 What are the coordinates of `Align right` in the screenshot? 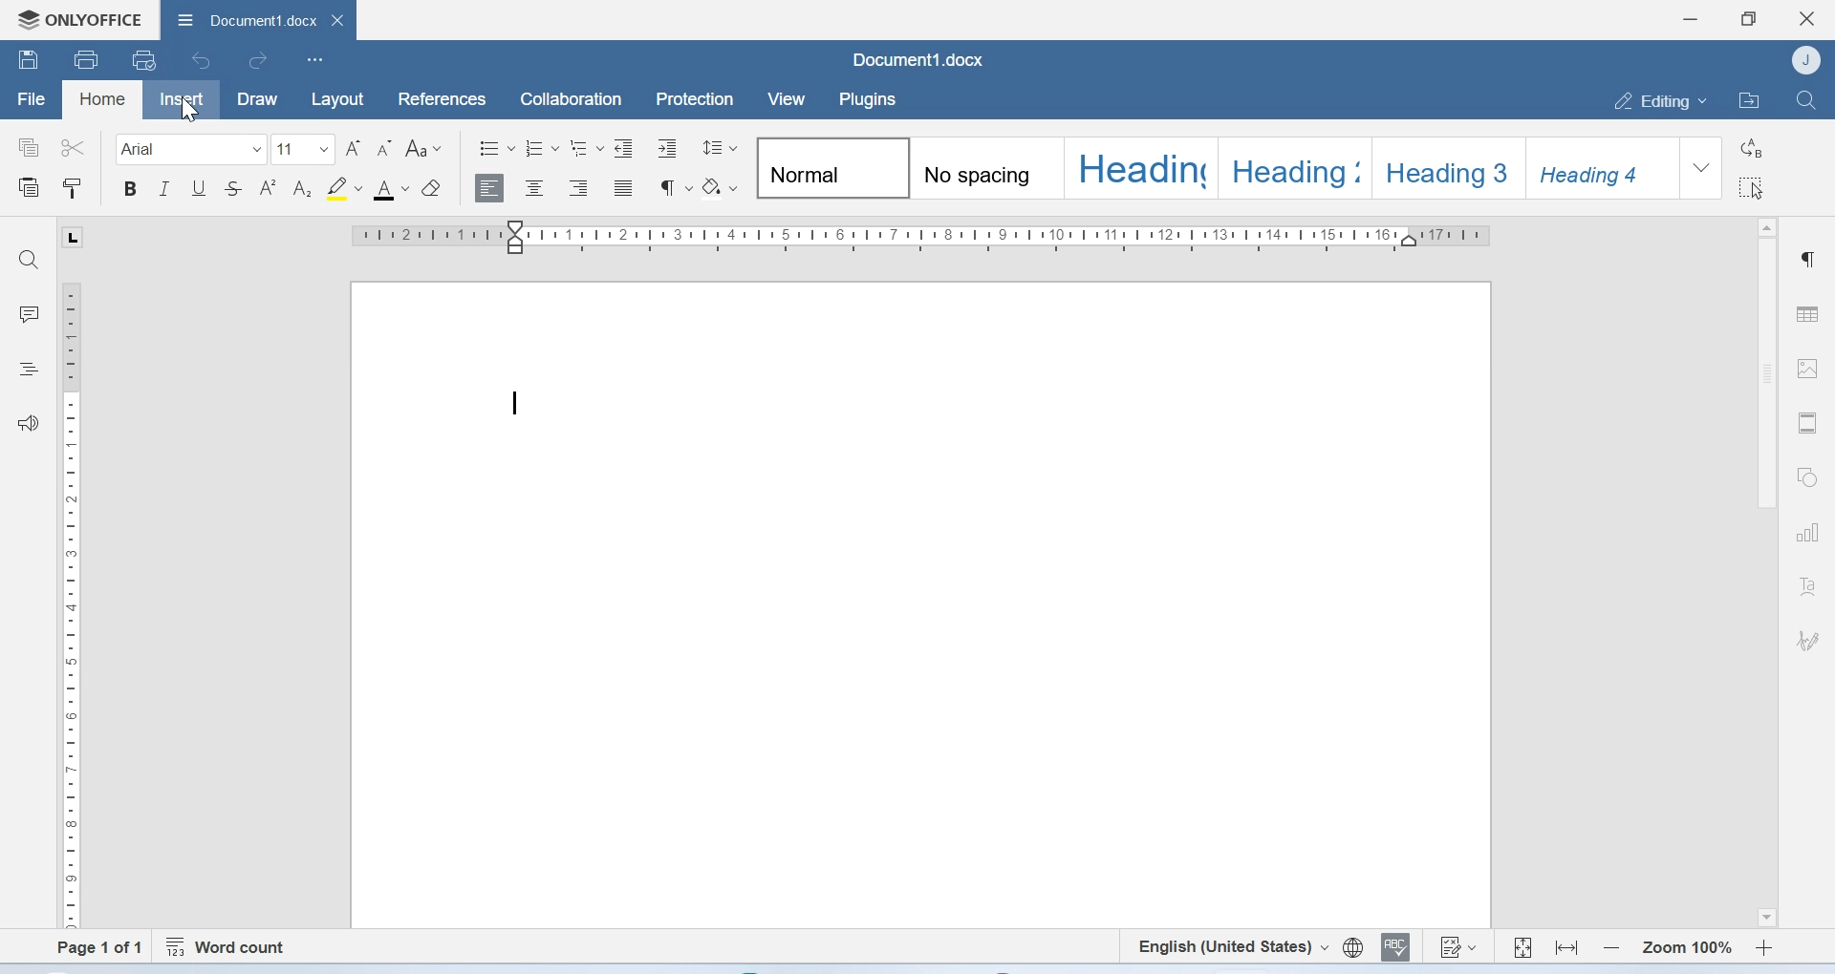 It's located at (579, 189).